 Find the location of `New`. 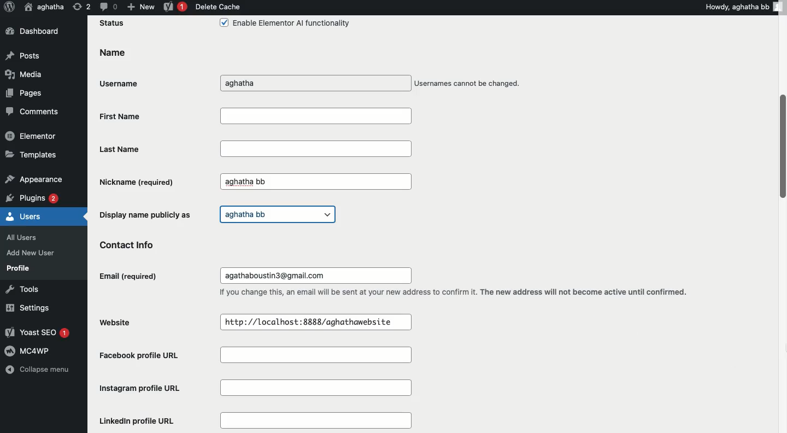

New is located at coordinates (140, 6).